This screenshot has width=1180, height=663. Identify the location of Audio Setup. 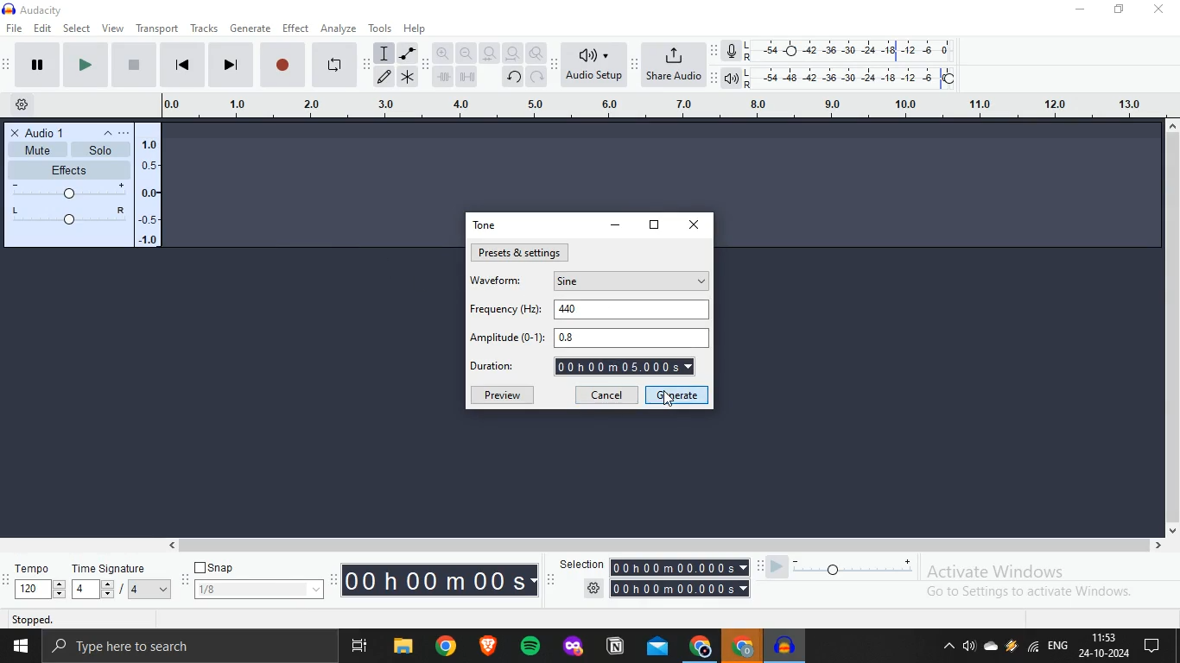
(593, 62).